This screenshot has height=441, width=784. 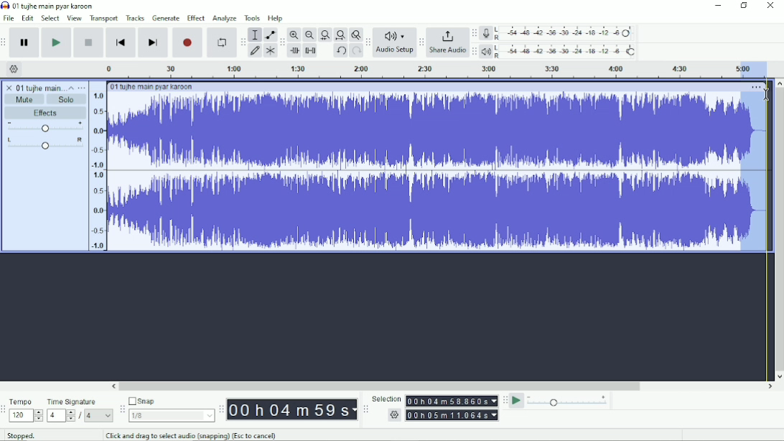 What do you see at coordinates (254, 50) in the screenshot?
I see `Draw tool` at bounding box center [254, 50].